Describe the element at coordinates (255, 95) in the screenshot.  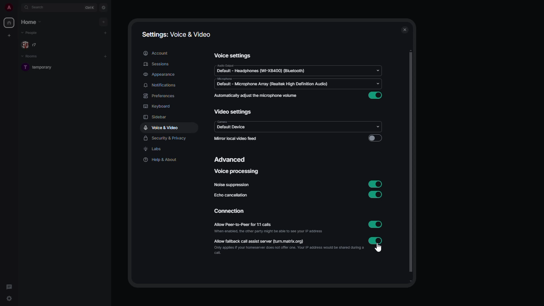
I see `automatically adjust the microphone volume` at that location.